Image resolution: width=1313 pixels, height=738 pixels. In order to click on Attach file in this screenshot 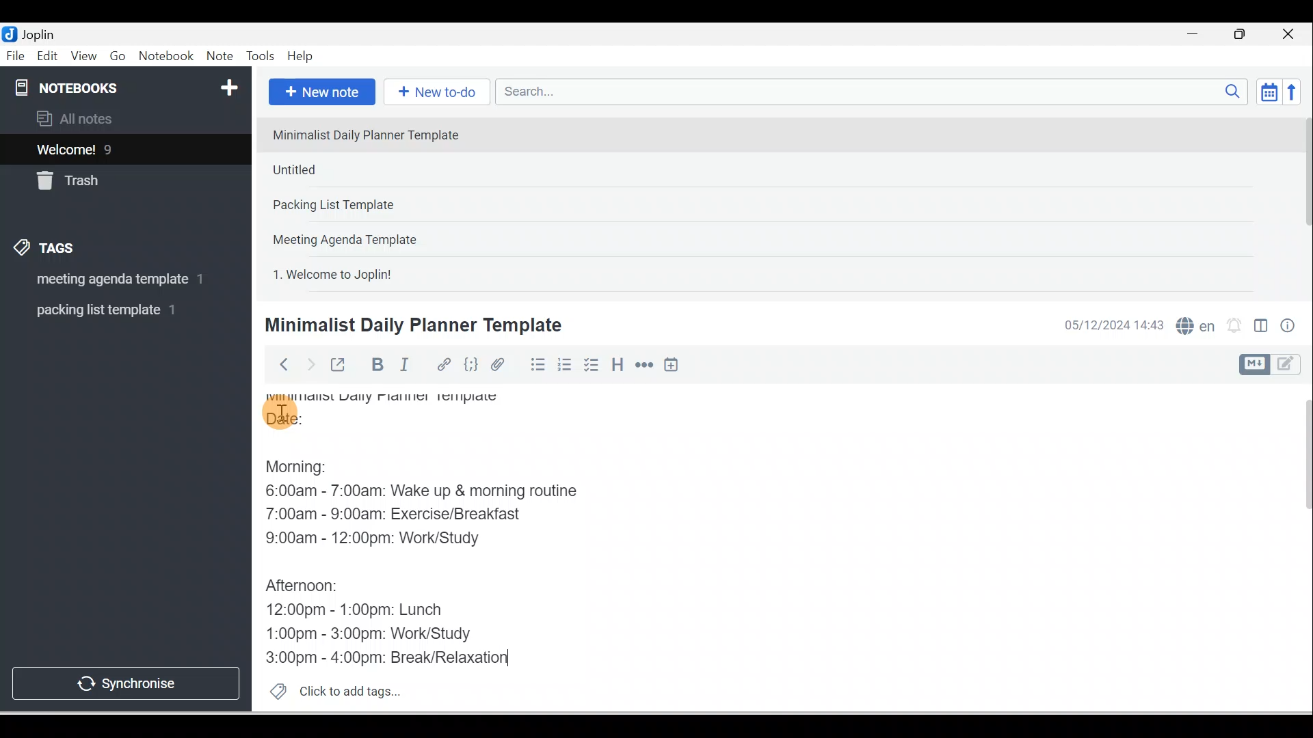, I will do `click(501, 364)`.